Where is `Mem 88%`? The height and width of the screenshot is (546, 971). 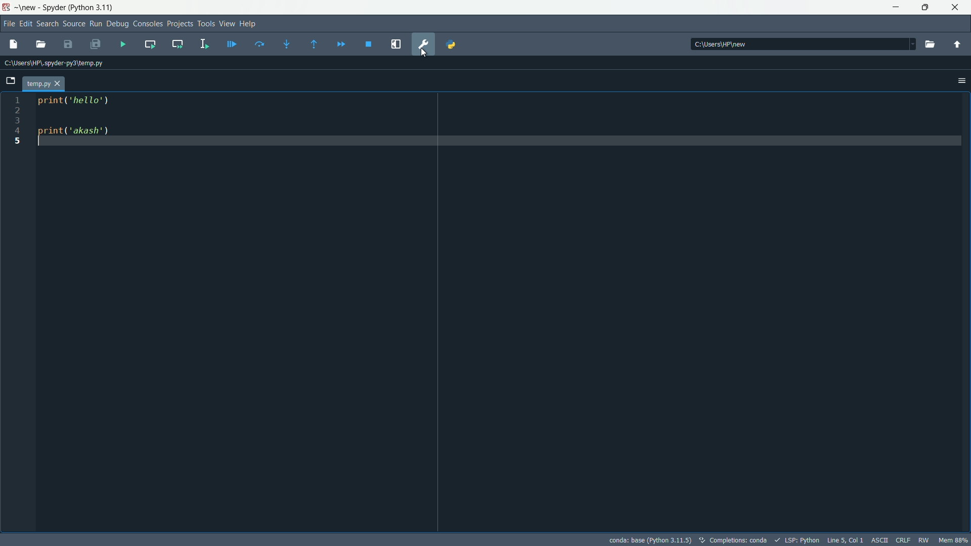 Mem 88% is located at coordinates (954, 540).